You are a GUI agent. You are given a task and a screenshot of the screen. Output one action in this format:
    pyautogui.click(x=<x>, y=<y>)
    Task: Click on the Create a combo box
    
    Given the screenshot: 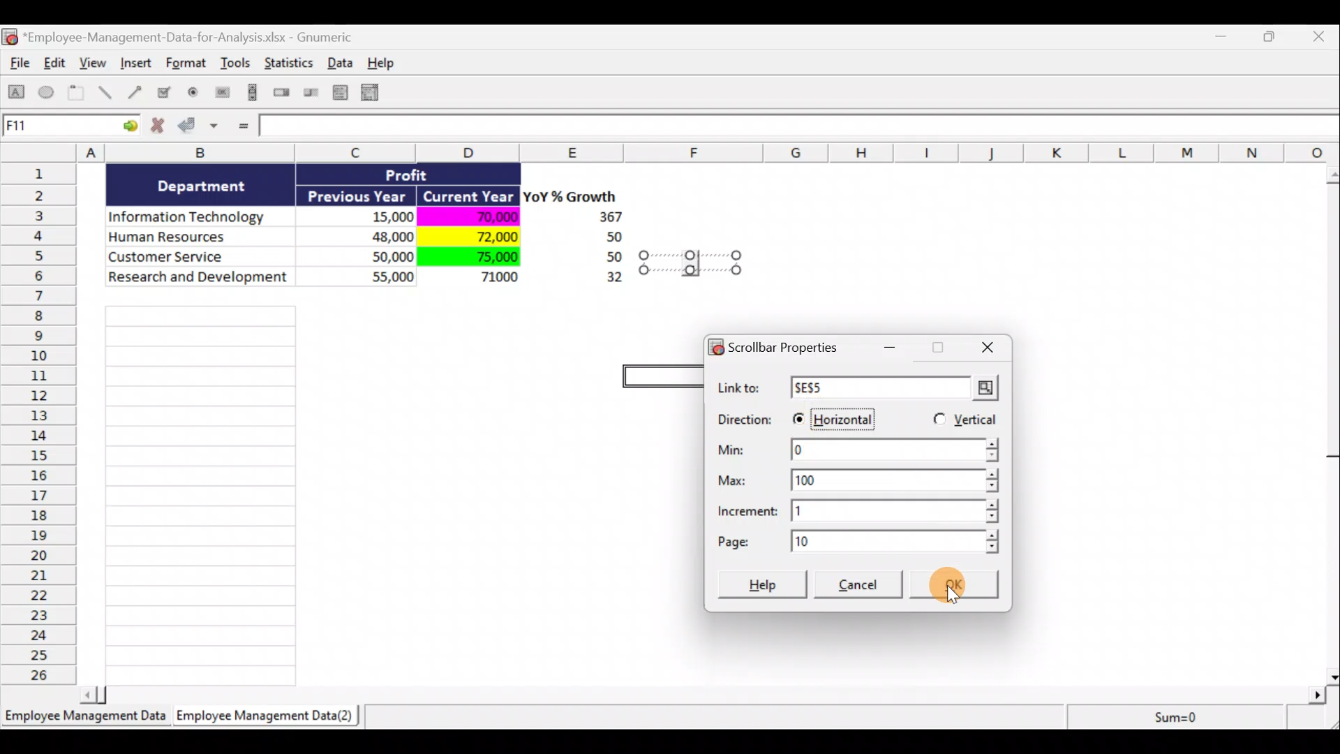 What is the action you would take?
    pyautogui.click(x=376, y=93)
    